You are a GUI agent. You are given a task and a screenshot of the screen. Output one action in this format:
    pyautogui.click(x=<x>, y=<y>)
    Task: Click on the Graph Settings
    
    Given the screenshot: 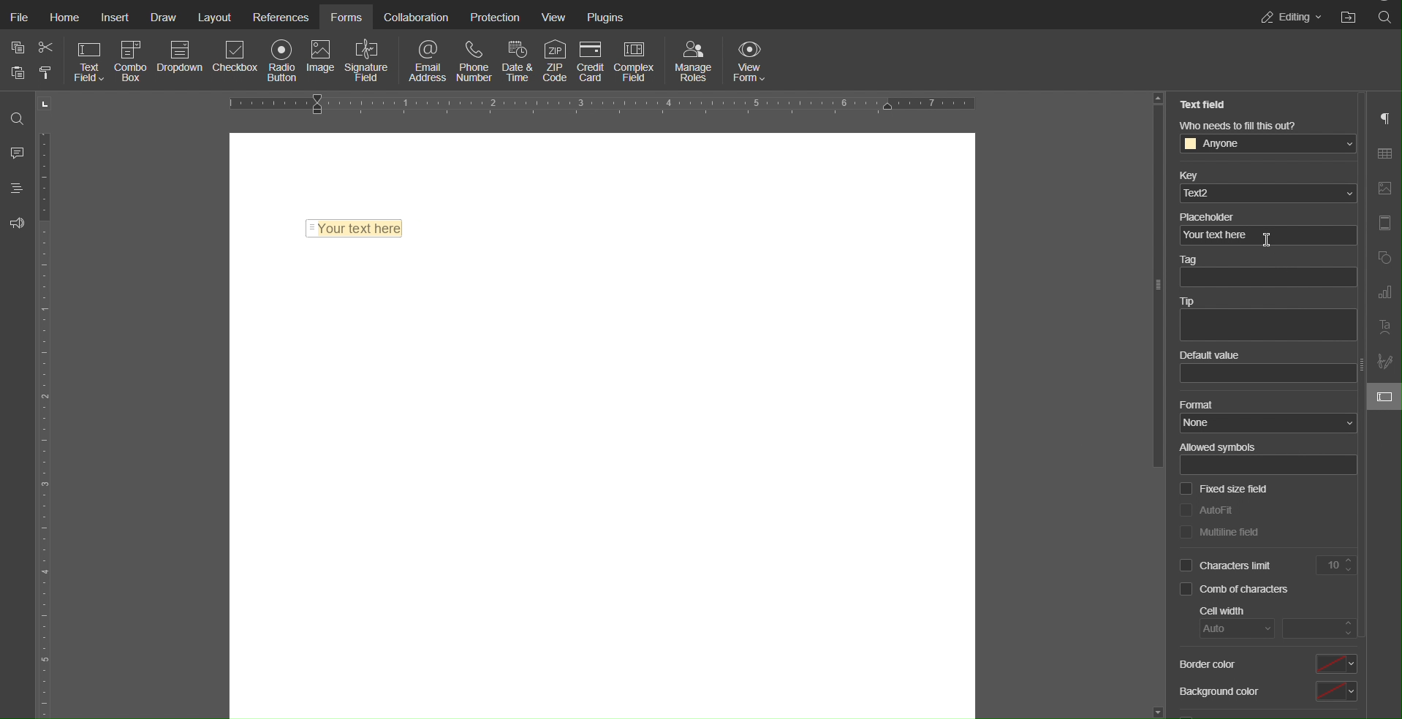 What is the action you would take?
    pyautogui.click(x=1384, y=293)
    